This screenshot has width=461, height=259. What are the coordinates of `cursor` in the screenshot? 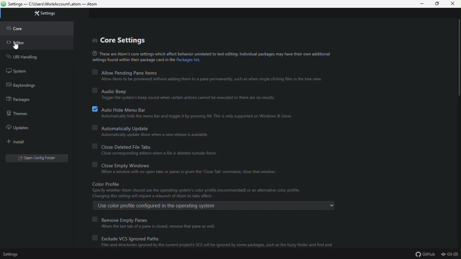 It's located at (17, 46).